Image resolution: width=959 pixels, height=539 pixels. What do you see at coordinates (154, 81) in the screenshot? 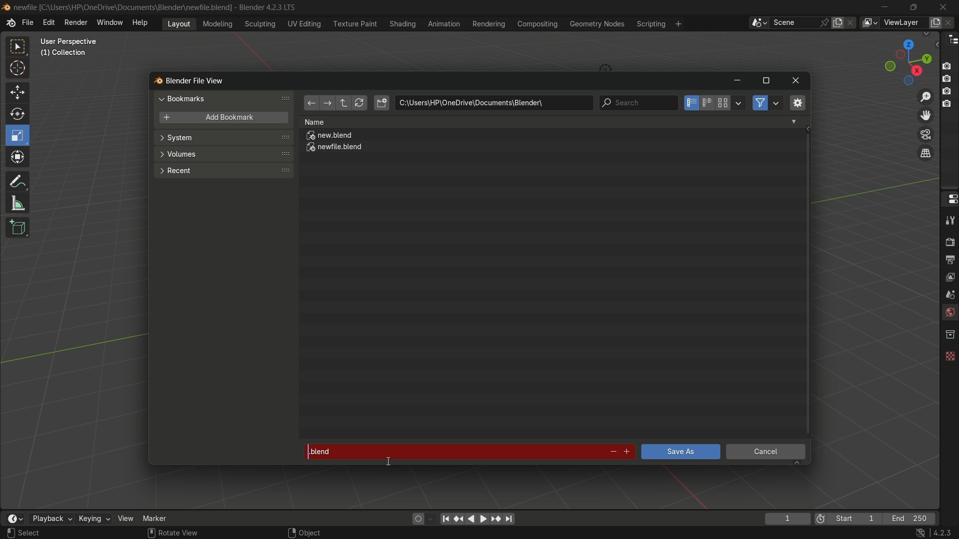
I see `blend logo` at bounding box center [154, 81].